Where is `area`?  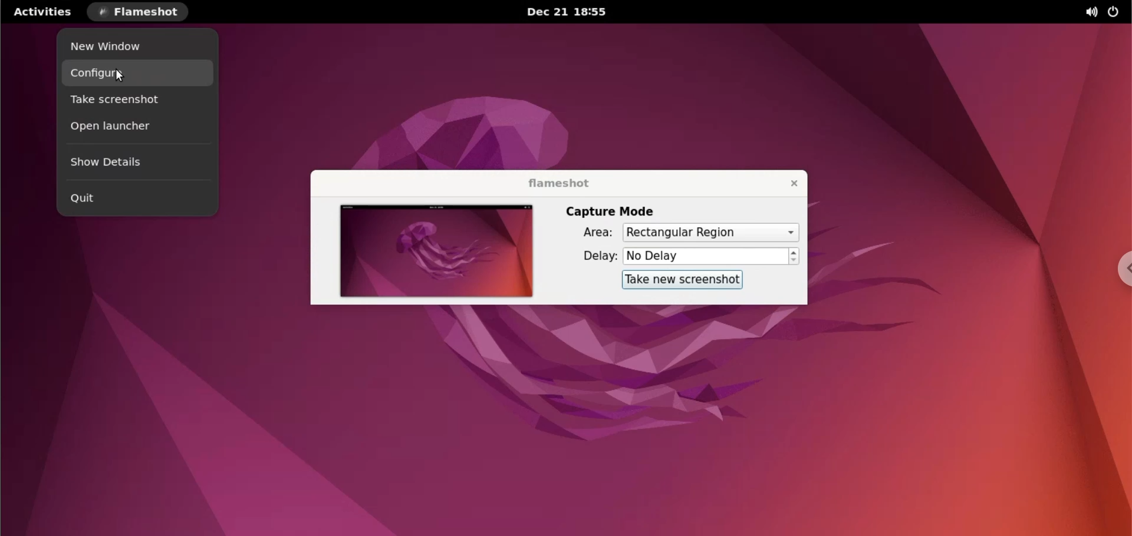
area is located at coordinates (590, 233).